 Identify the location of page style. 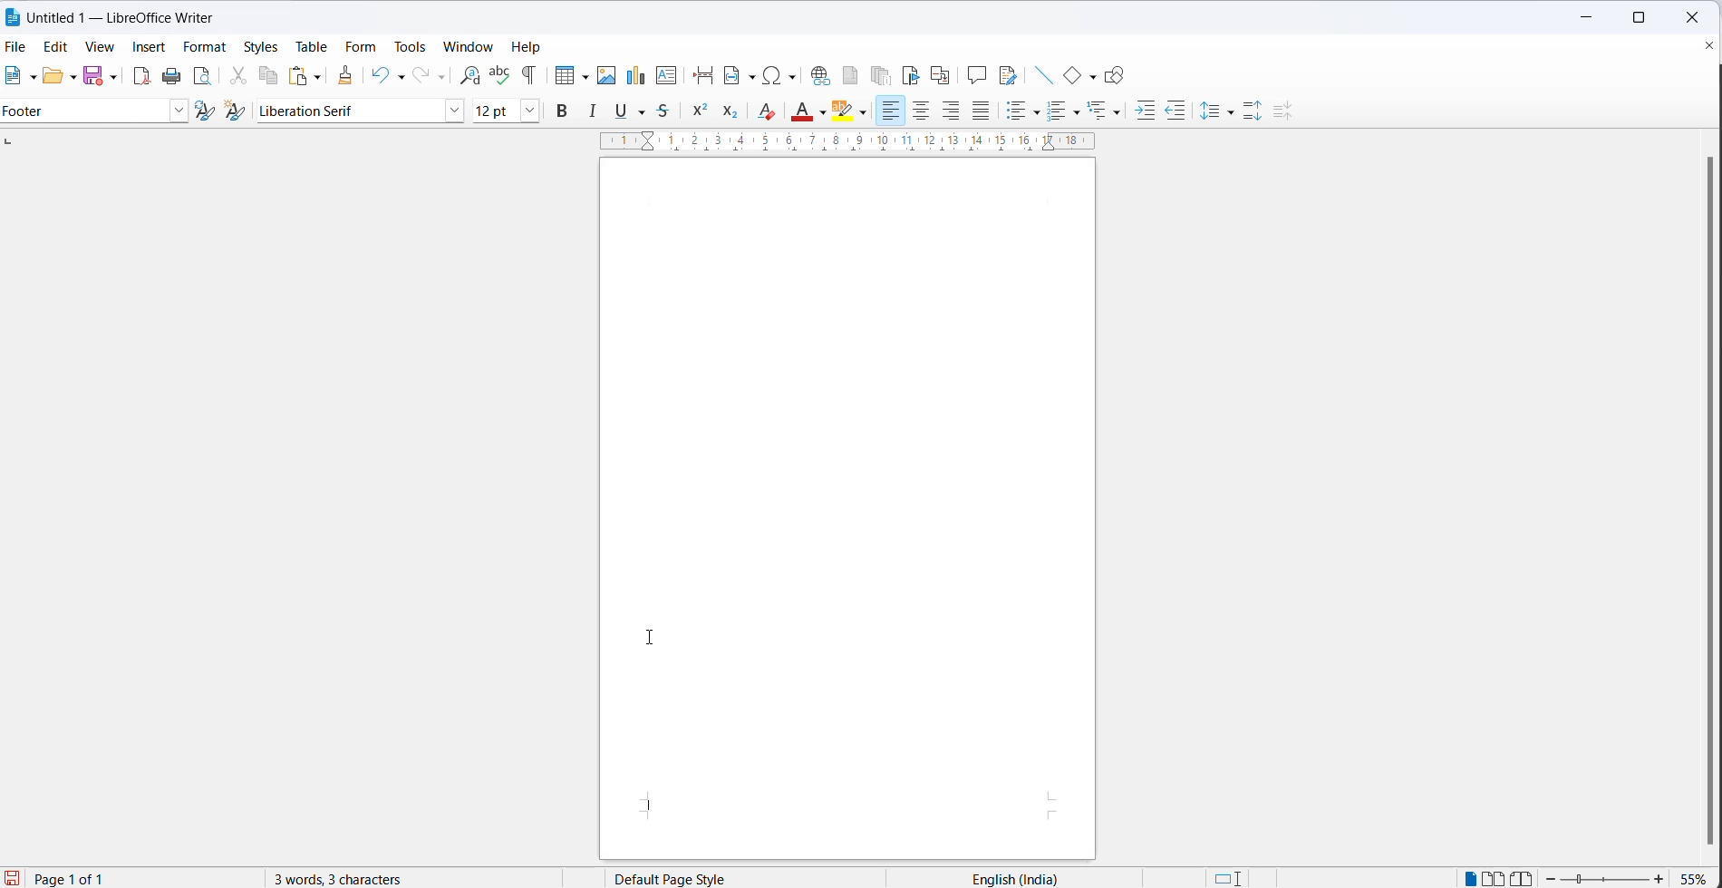
(708, 878).